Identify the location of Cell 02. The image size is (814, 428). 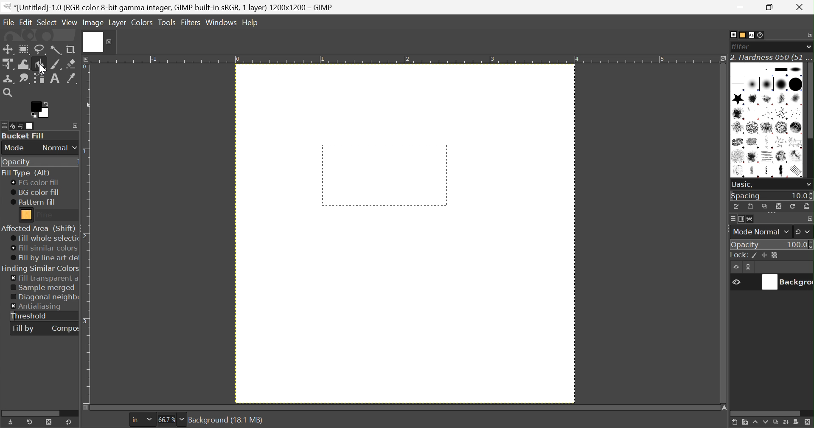
(752, 128).